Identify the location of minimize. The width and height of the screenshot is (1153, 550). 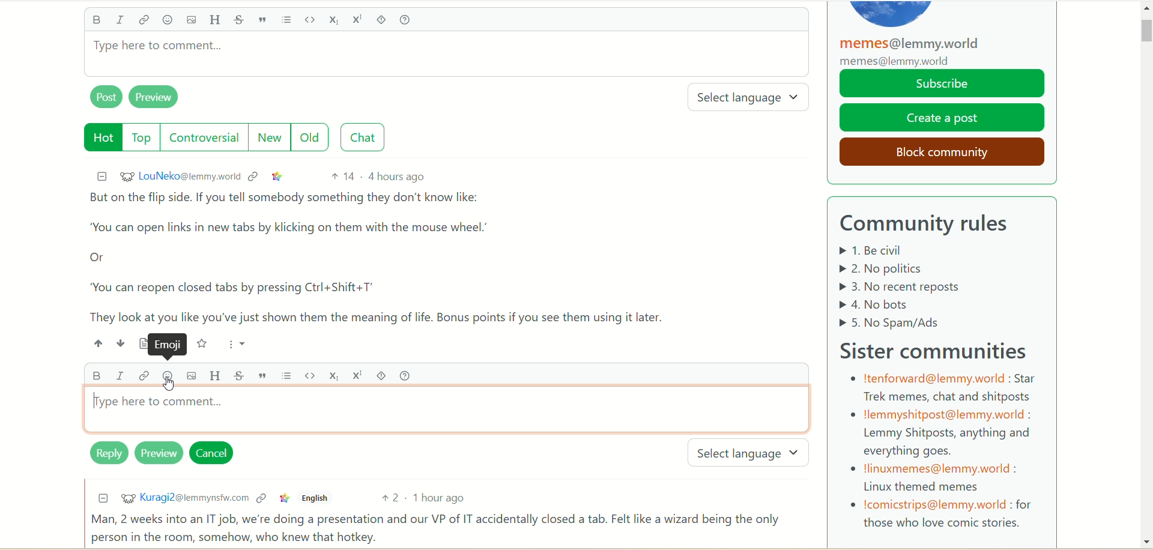
(98, 175).